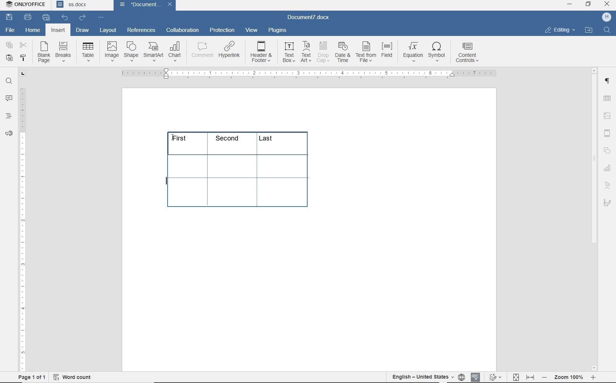  Describe the element at coordinates (388, 52) in the screenshot. I see `field` at that location.